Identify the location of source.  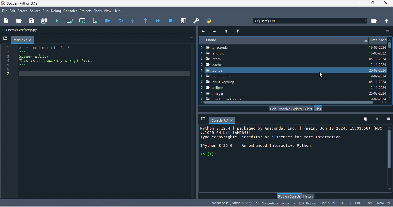
(35, 11).